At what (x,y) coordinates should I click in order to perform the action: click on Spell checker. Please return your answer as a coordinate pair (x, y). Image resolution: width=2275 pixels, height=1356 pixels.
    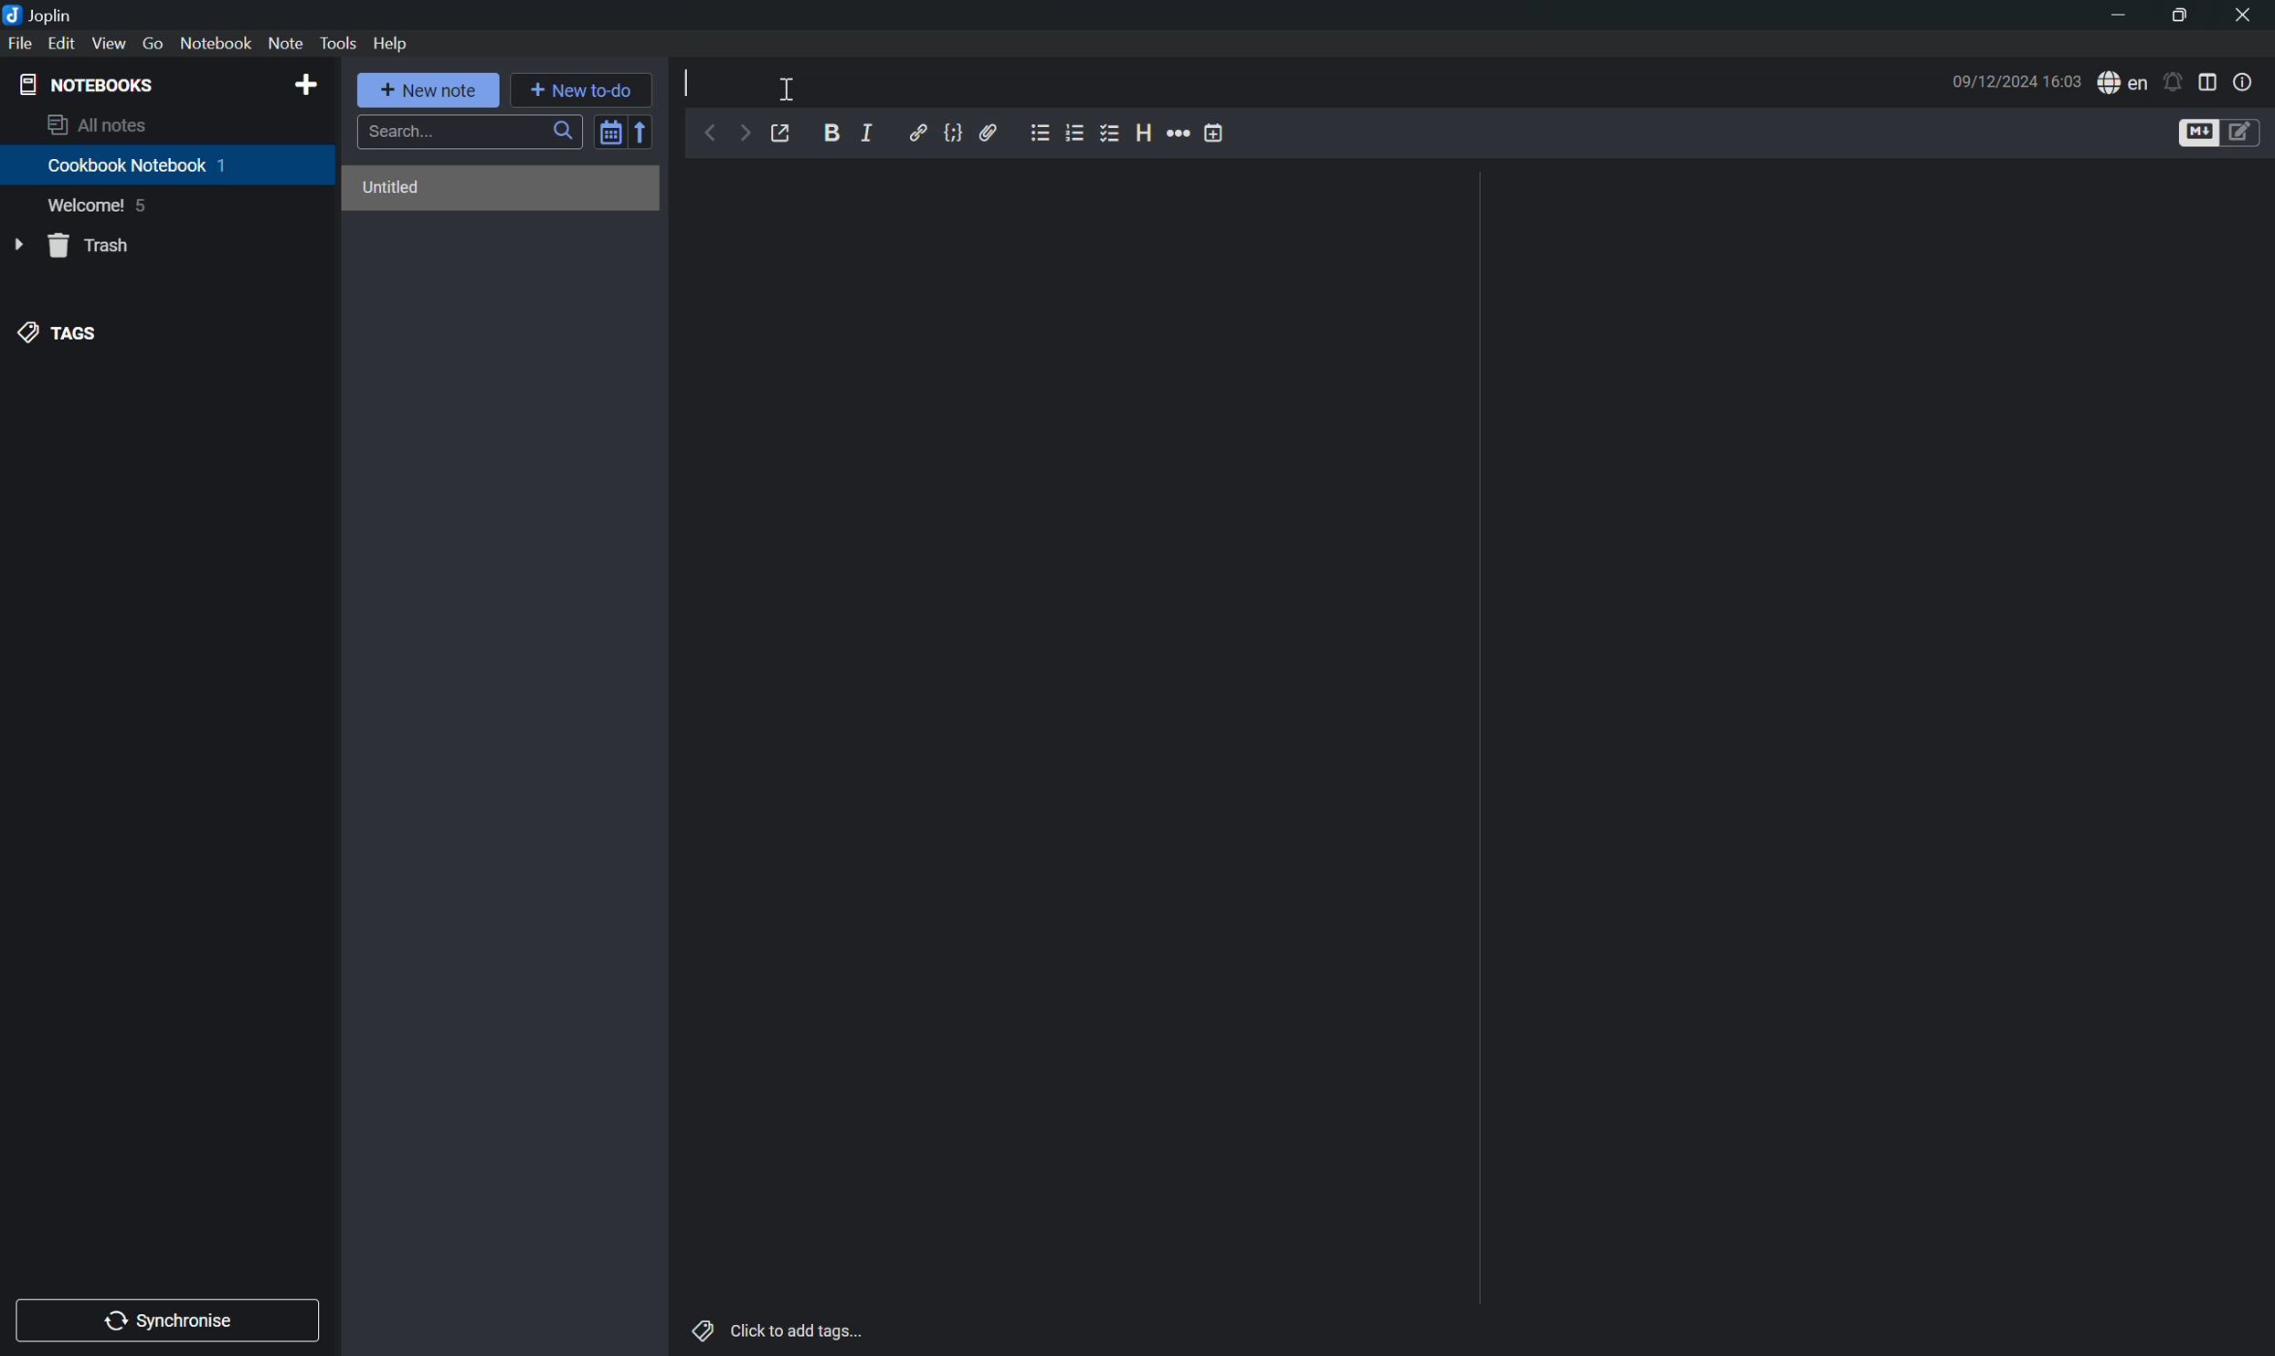
    Looking at the image, I should click on (2124, 80).